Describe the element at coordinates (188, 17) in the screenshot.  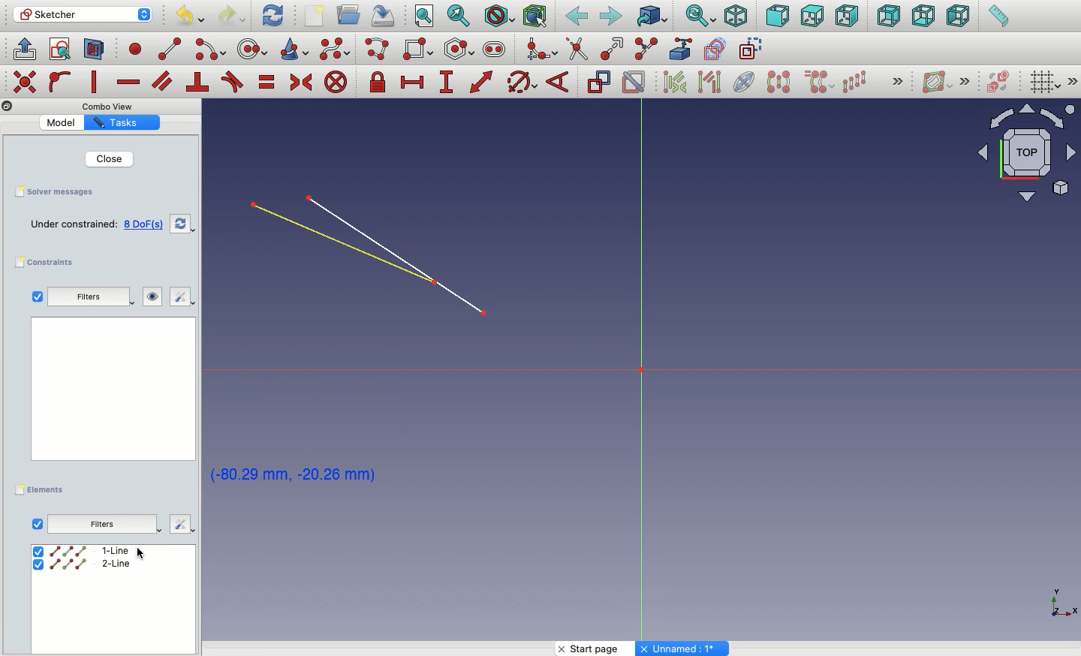
I see `Undo` at that location.